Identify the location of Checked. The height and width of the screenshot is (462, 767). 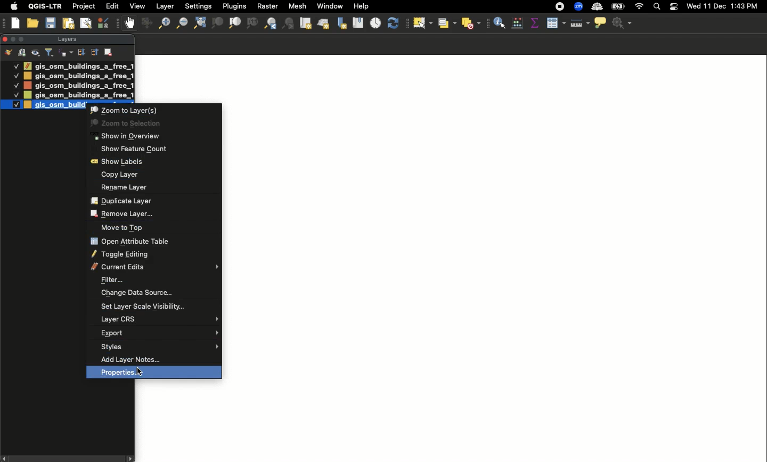
(11, 104).